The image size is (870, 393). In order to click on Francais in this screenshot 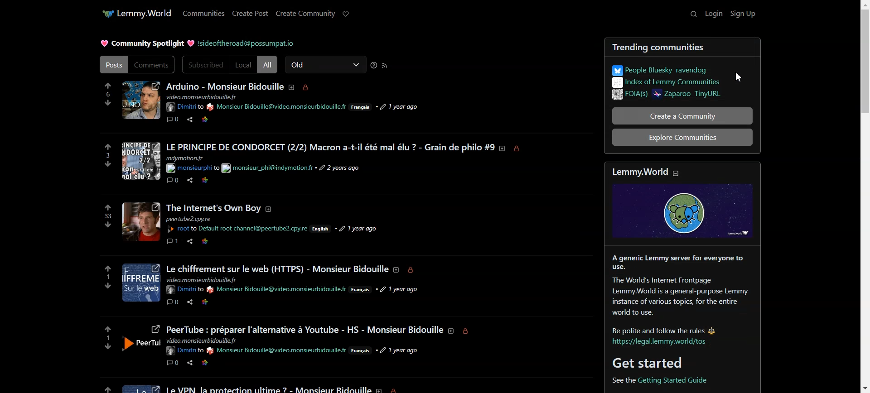, I will do `click(361, 108)`.